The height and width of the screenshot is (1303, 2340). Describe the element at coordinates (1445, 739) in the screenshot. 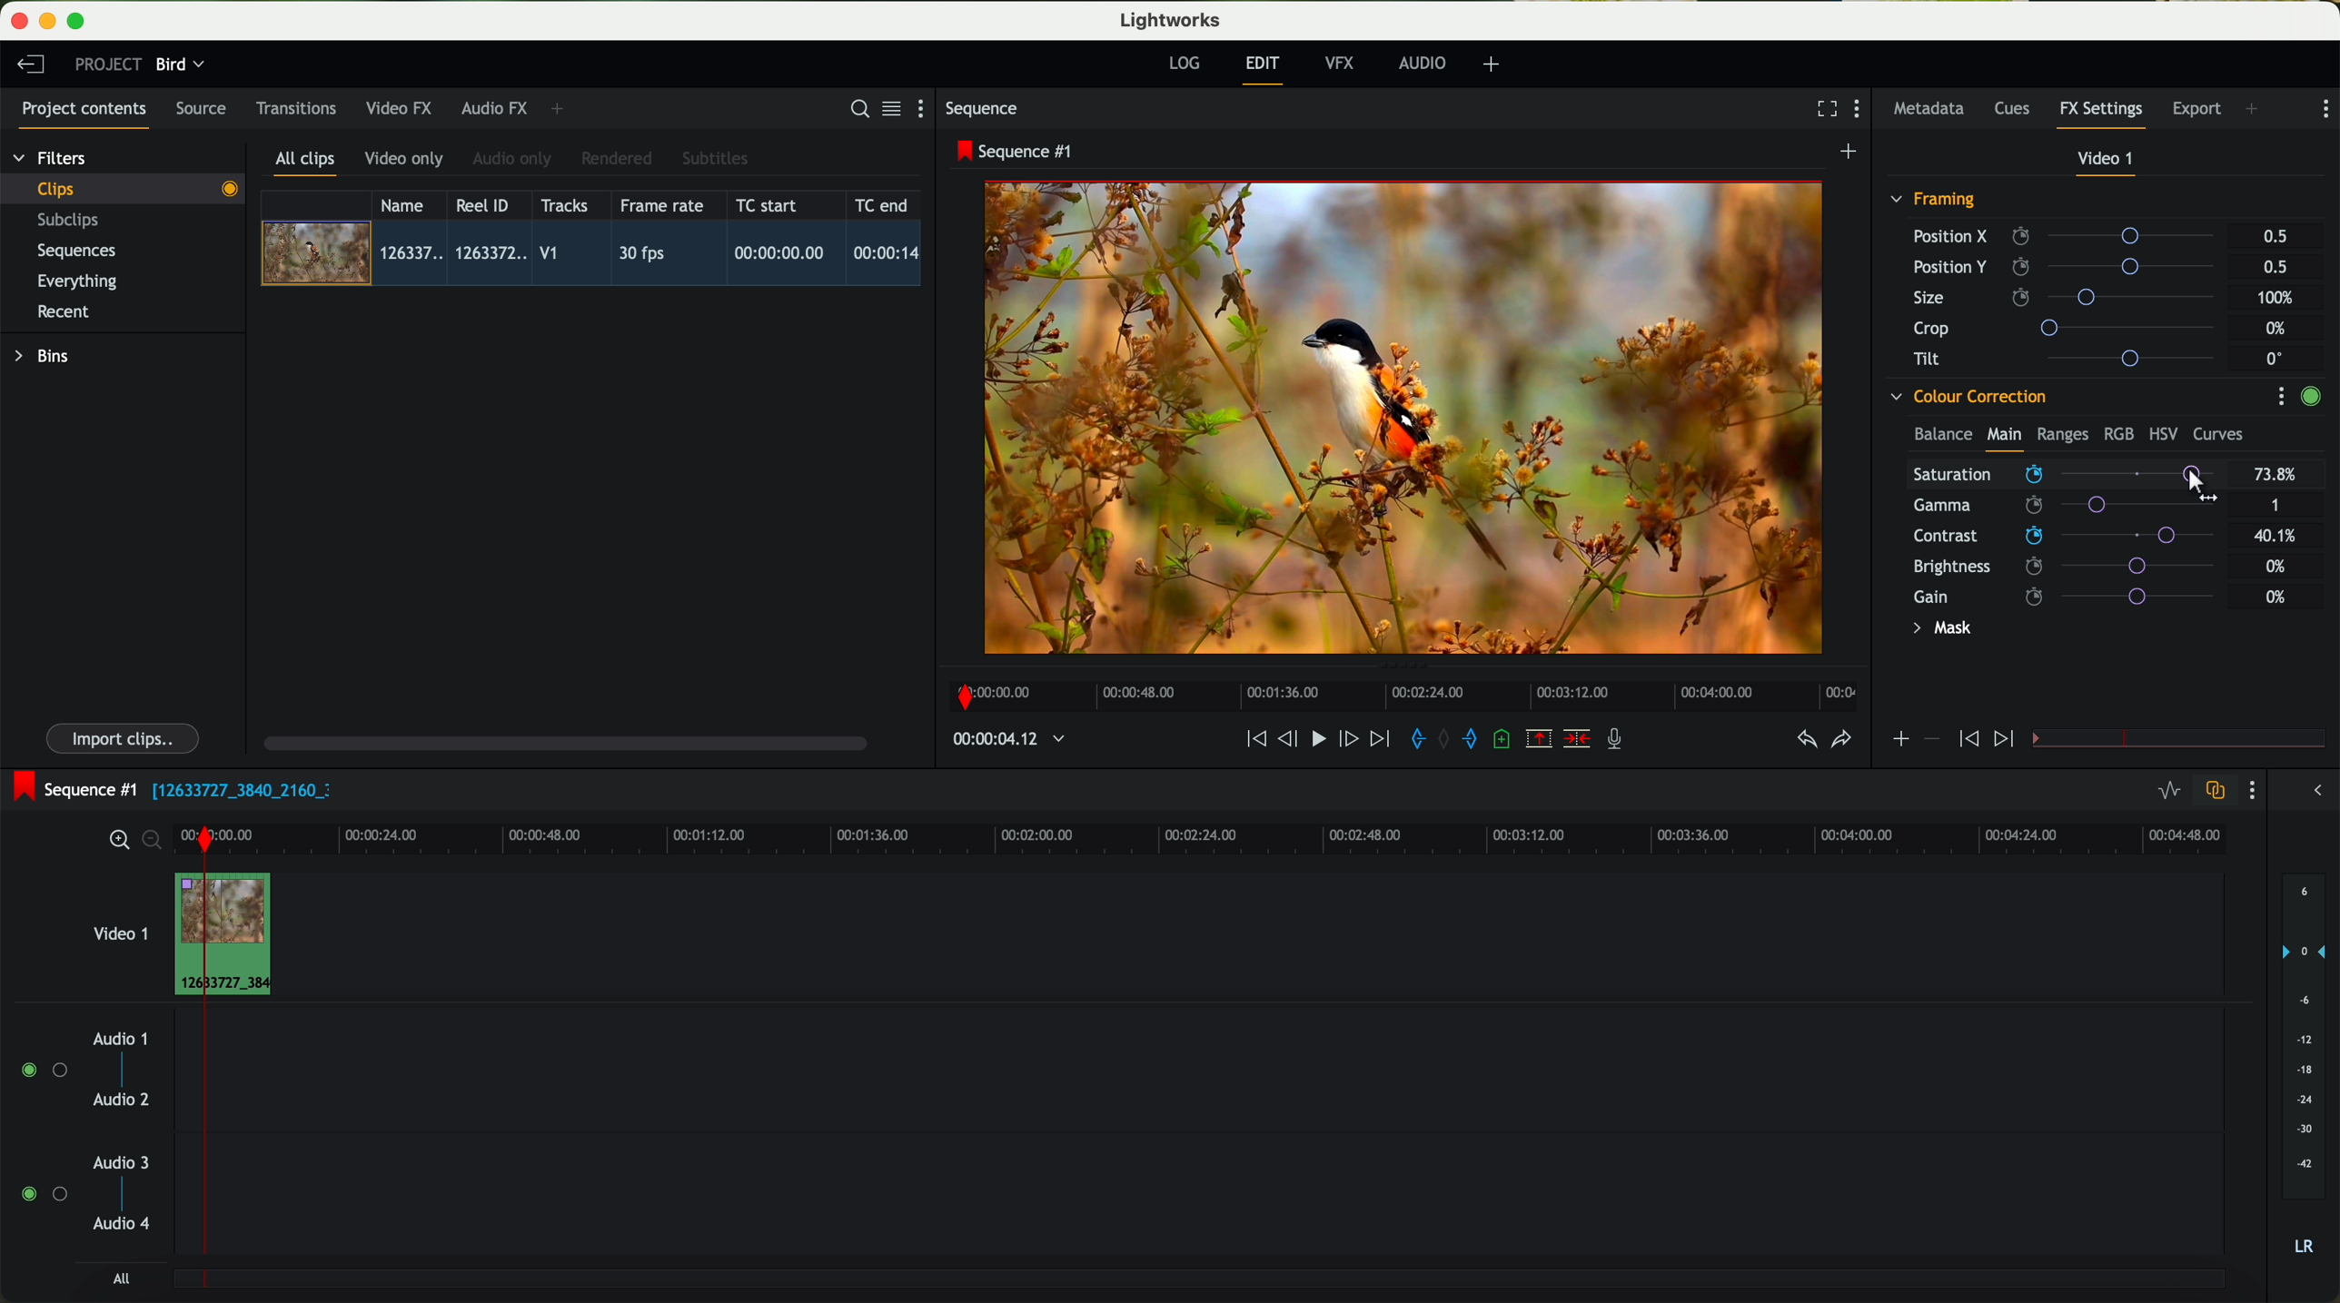

I see `clear marks` at that location.